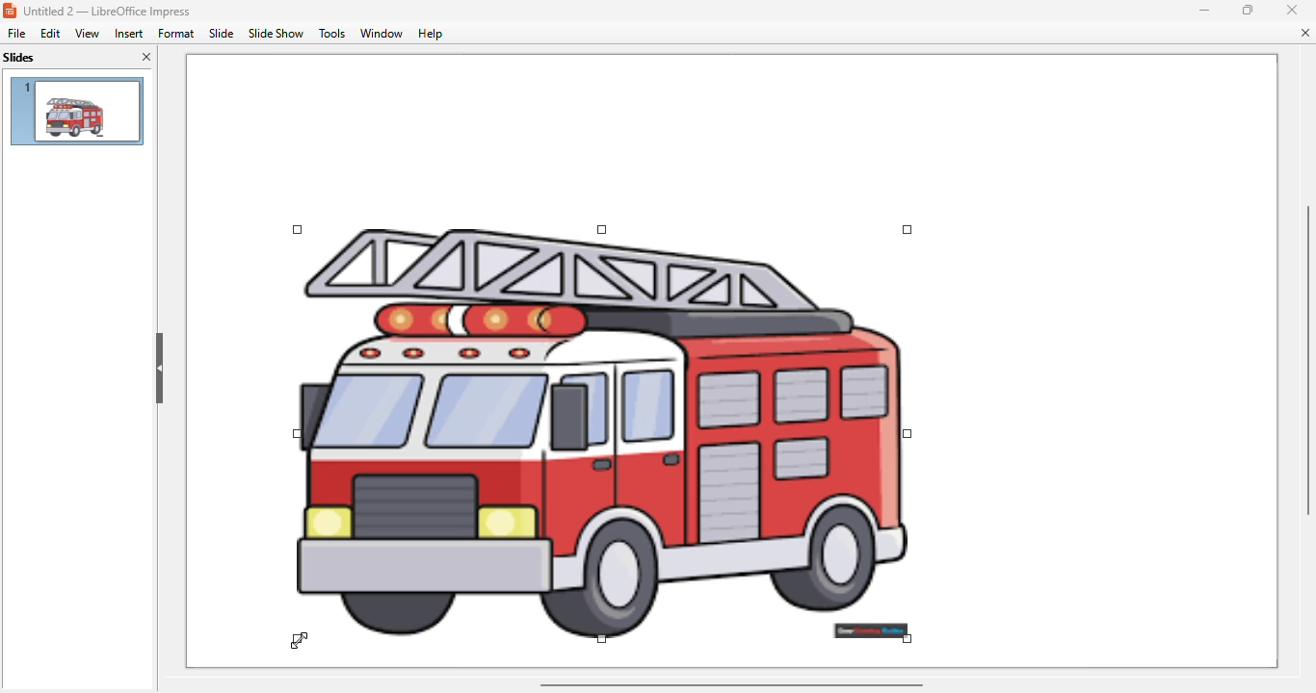  I want to click on slide show, so click(276, 33).